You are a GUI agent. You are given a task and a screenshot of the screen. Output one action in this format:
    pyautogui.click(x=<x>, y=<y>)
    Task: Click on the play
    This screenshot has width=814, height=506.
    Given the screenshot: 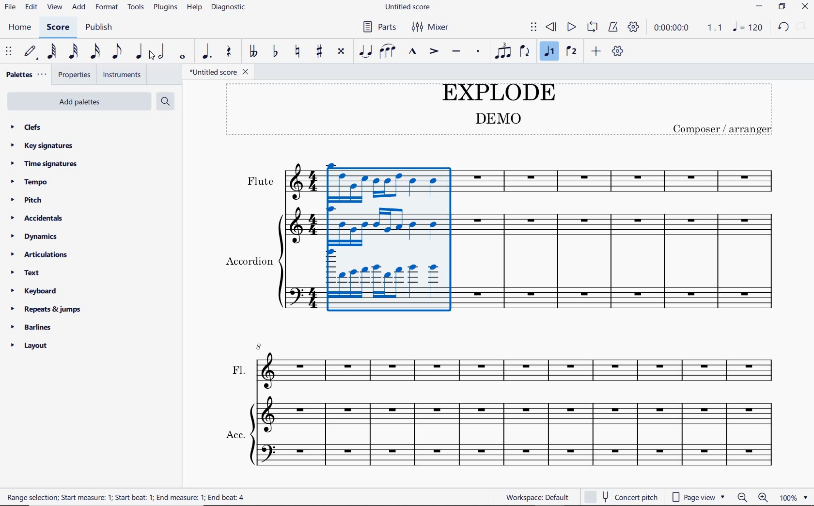 What is the action you would take?
    pyautogui.click(x=570, y=27)
    